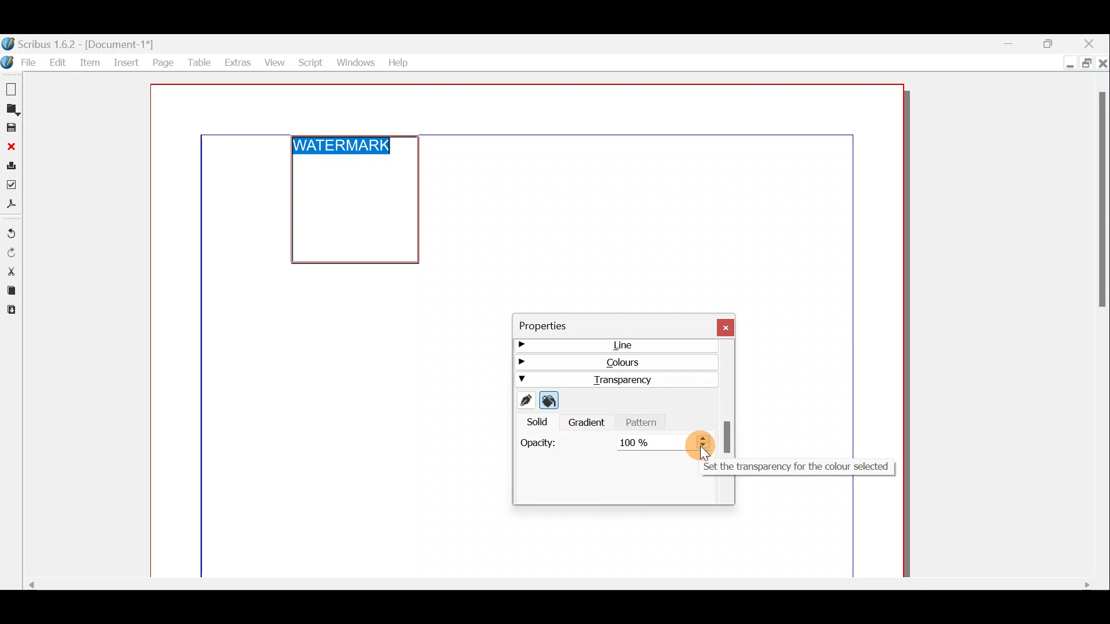  I want to click on Colours, so click(613, 364).